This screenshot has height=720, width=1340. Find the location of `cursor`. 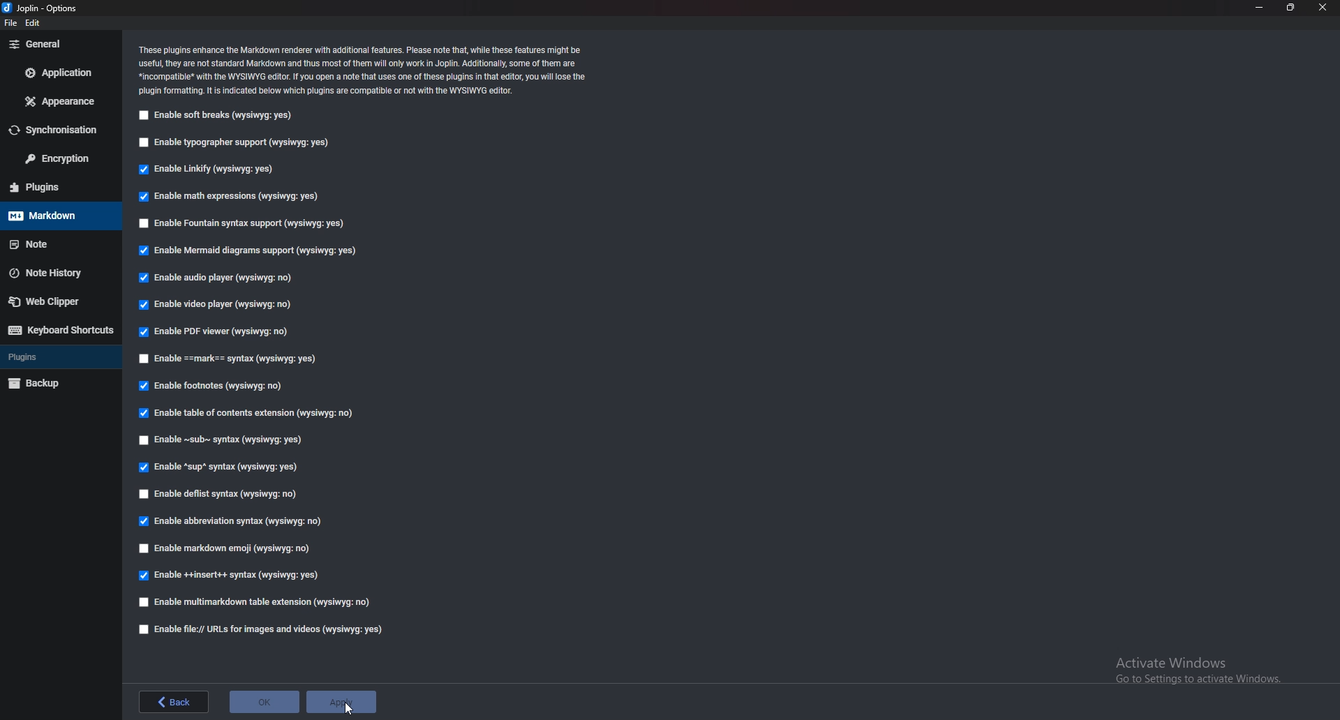

cursor is located at coordinates (350, 710).